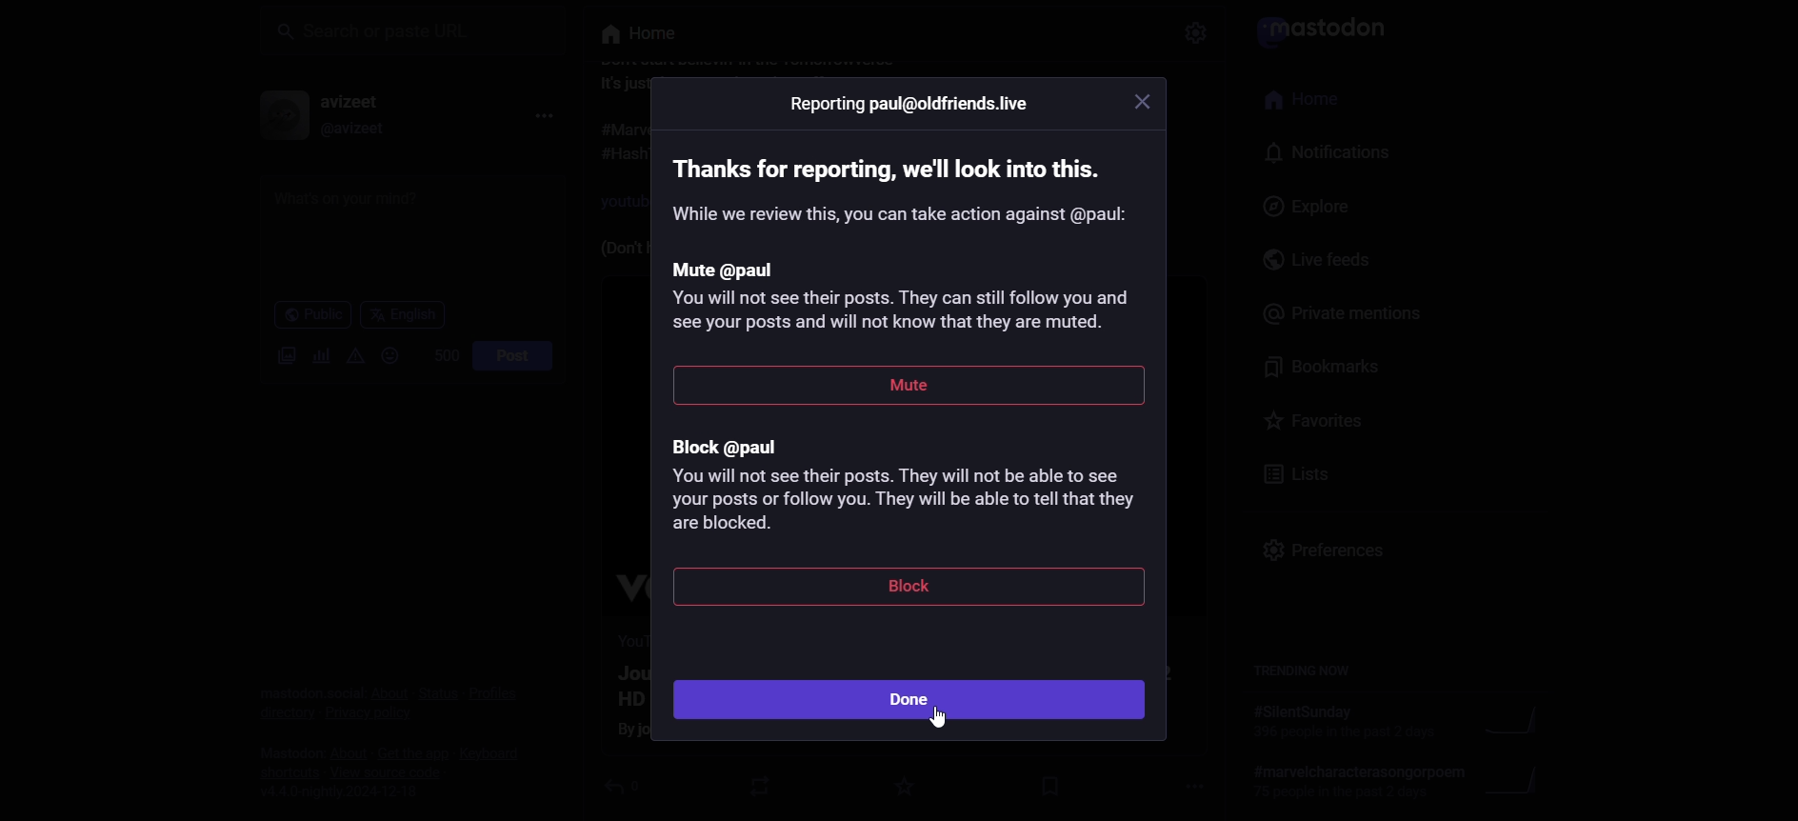 Image resolution: width=1798 pixels, height=821 pixels. Describe the element at coordinates (1323, 262) in the screenshot. I see `live feeds` at that location.